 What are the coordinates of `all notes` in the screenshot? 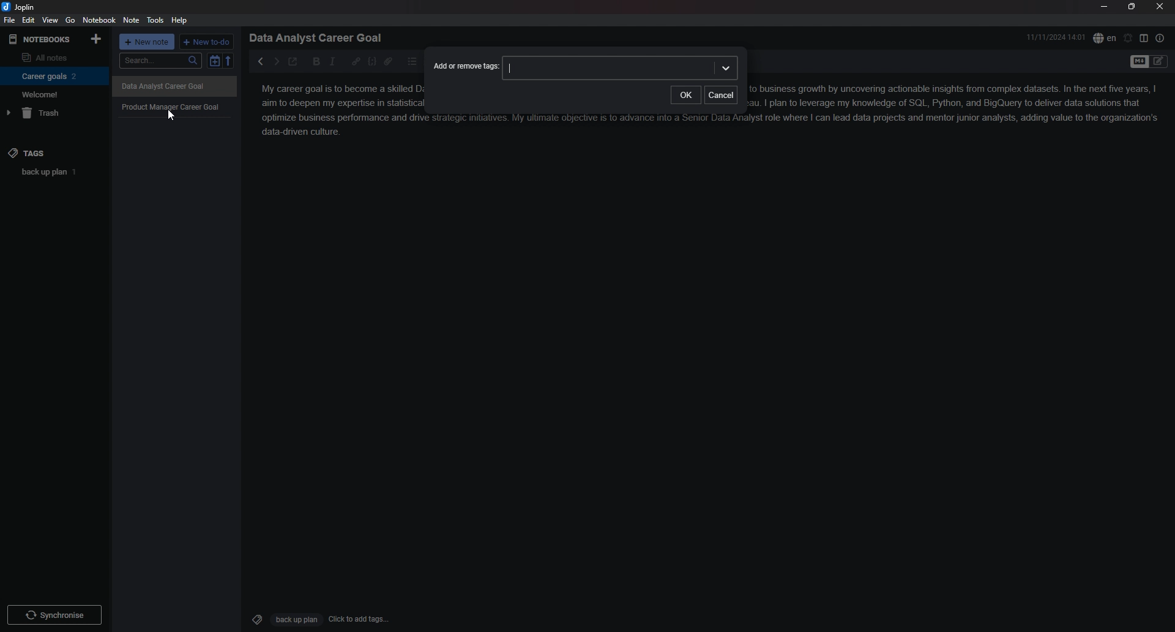 It's located at (52, 56).